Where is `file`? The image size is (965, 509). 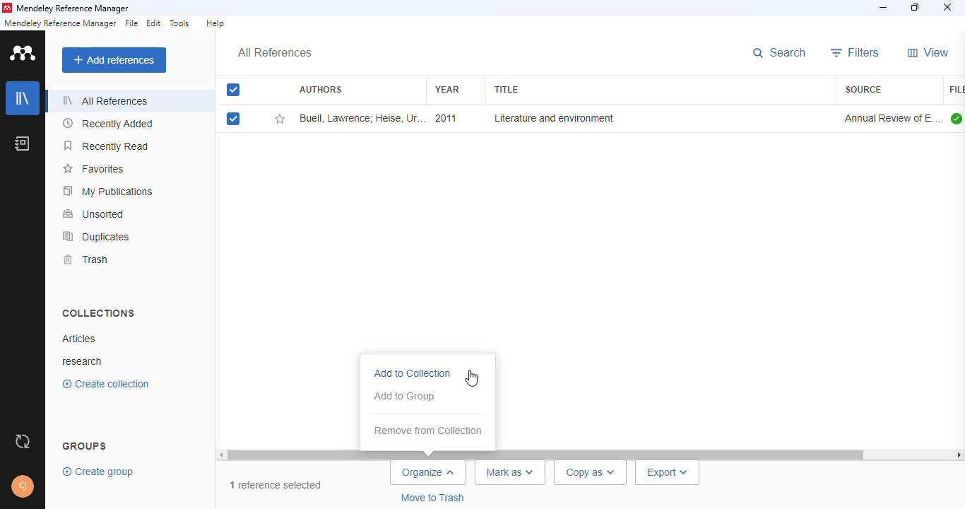
file is located at coordinates (956, 90).